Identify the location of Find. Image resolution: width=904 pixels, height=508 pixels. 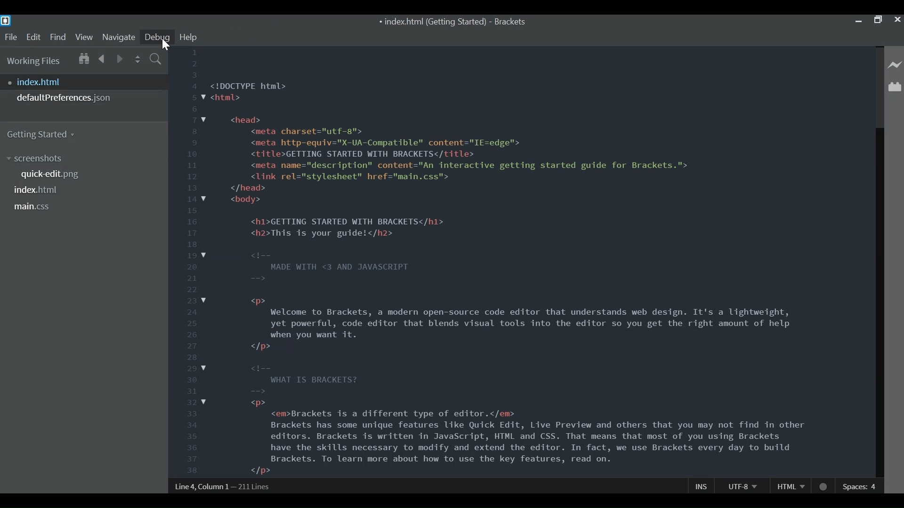
(58, 37).